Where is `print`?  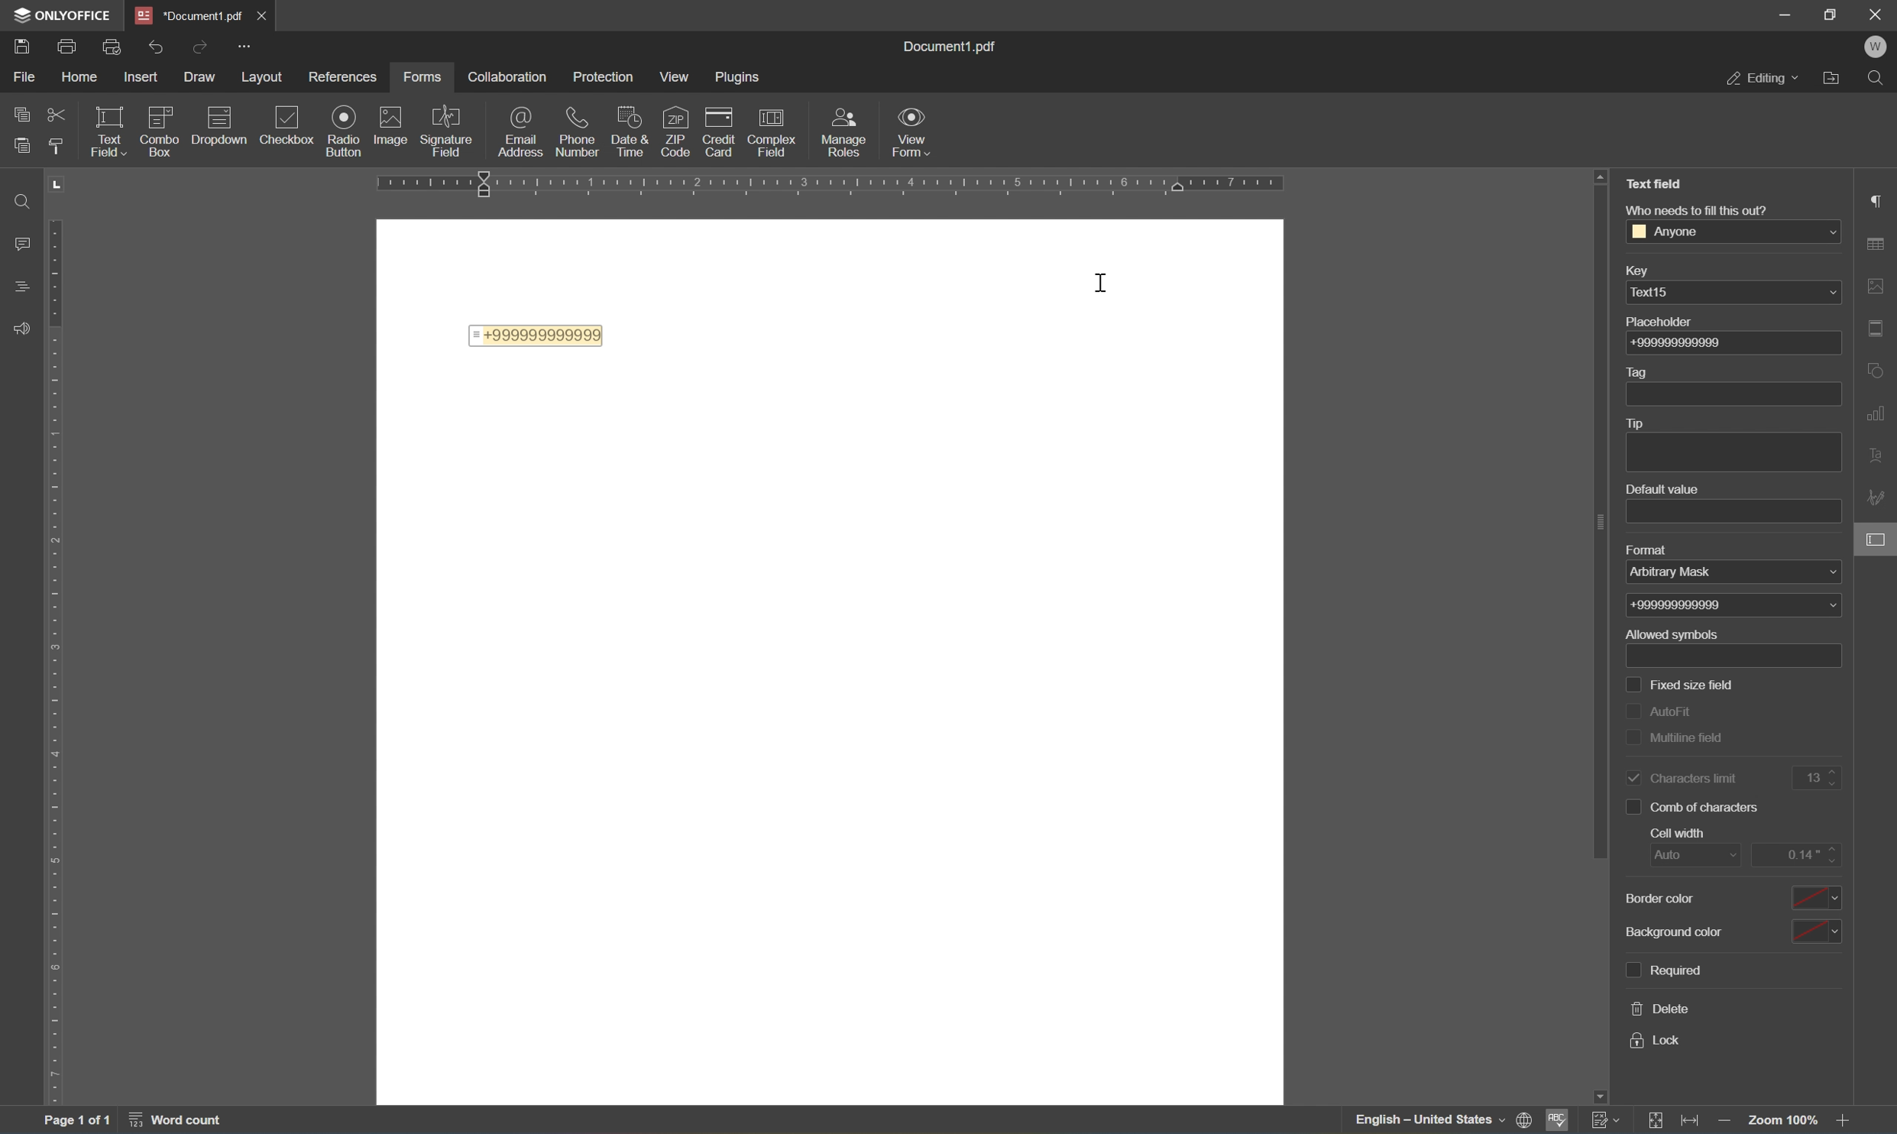
print is located at coordinates (66, 44).